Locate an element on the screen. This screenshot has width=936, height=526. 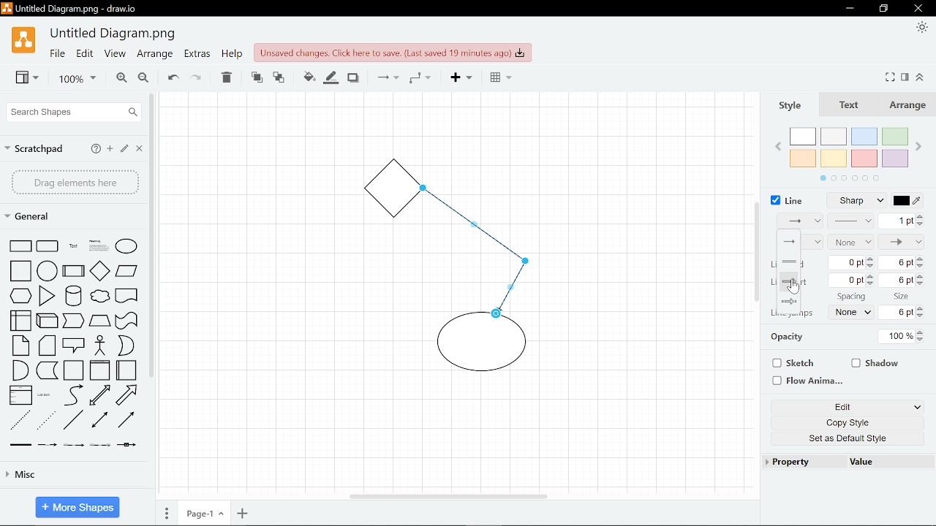
+ is located at coordinates (243, 514).